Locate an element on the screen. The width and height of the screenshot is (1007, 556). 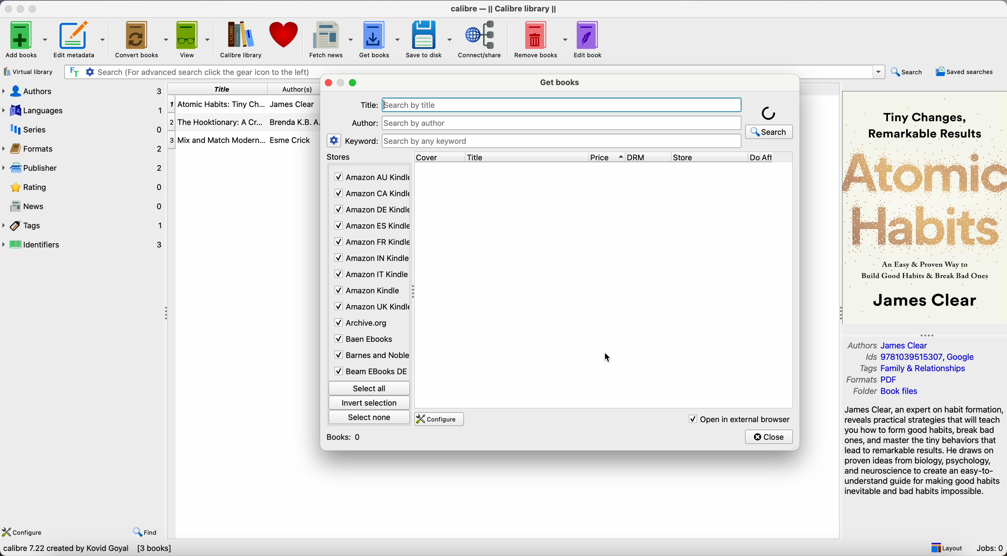
edit book is located at coordinates (589, 38).